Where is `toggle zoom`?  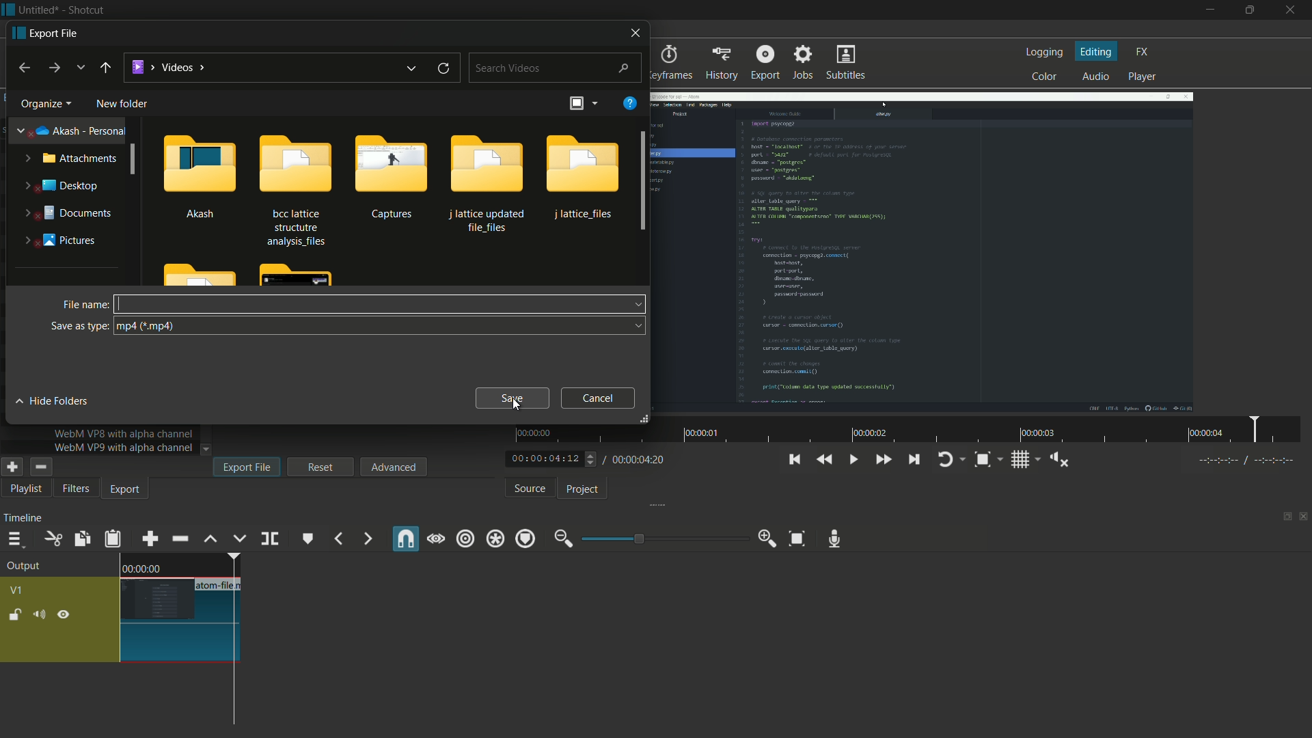
toggle zoom is located at coordinates (983, 460).